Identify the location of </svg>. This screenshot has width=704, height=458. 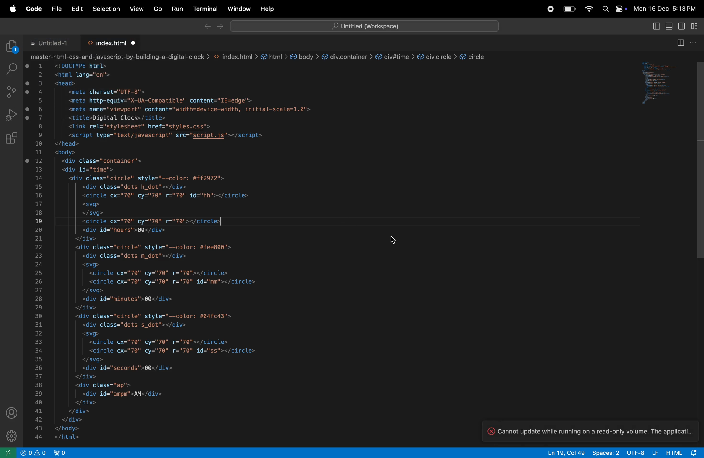
(94, 291).